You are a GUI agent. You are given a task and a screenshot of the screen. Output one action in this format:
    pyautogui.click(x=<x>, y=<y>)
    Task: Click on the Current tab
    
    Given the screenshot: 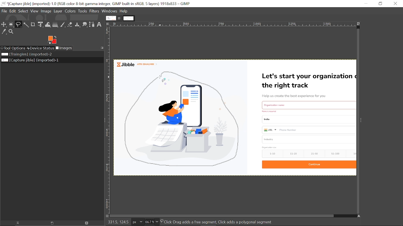 What is the action you would take?
    pyautogui.click(x=111, y=18)
    